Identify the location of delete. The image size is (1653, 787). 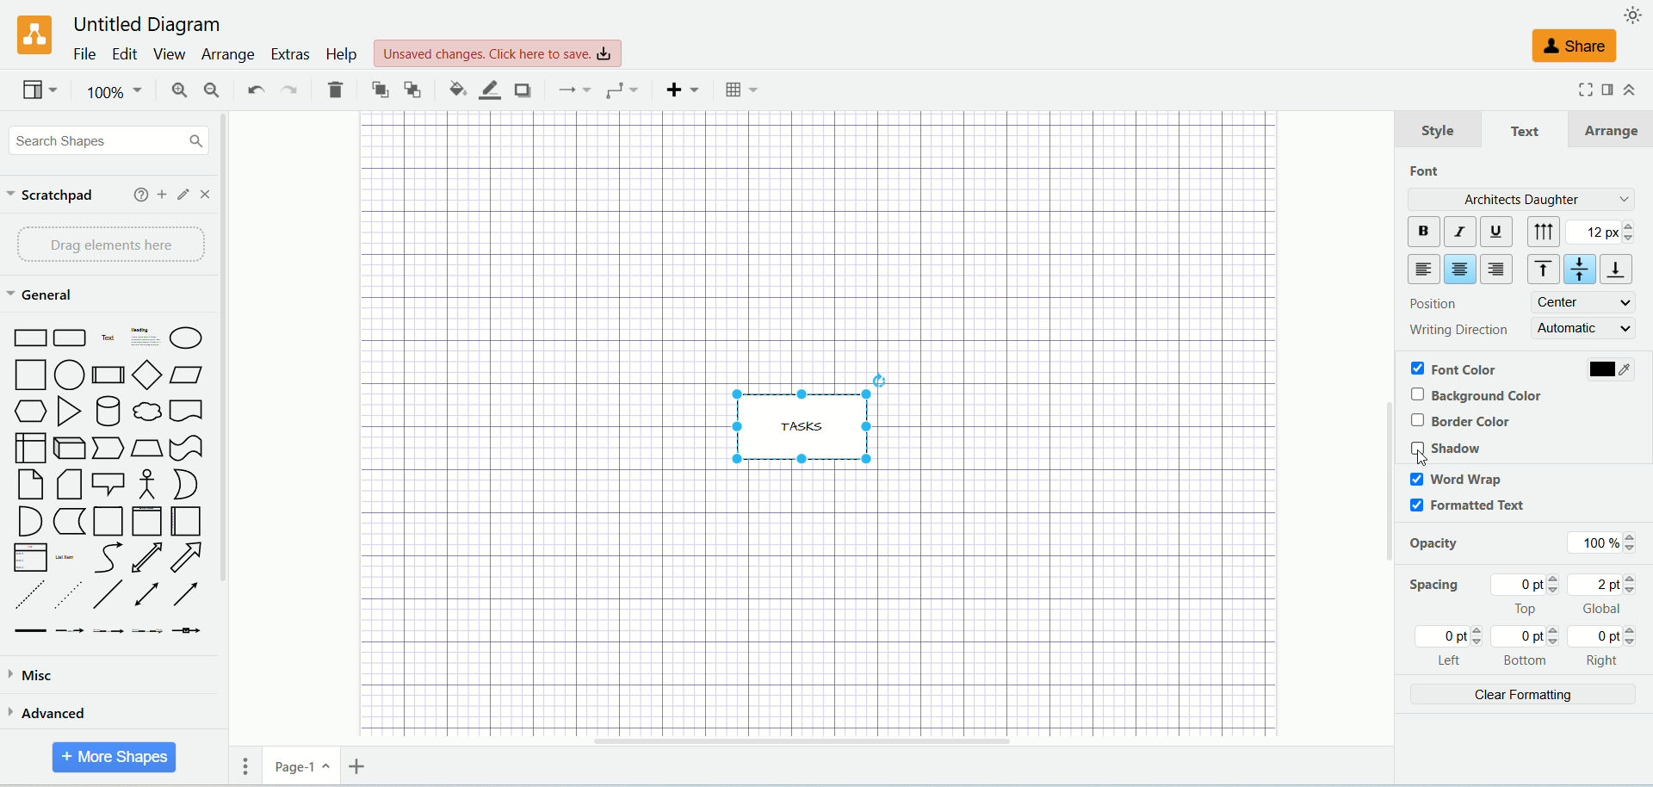
(335, 89).